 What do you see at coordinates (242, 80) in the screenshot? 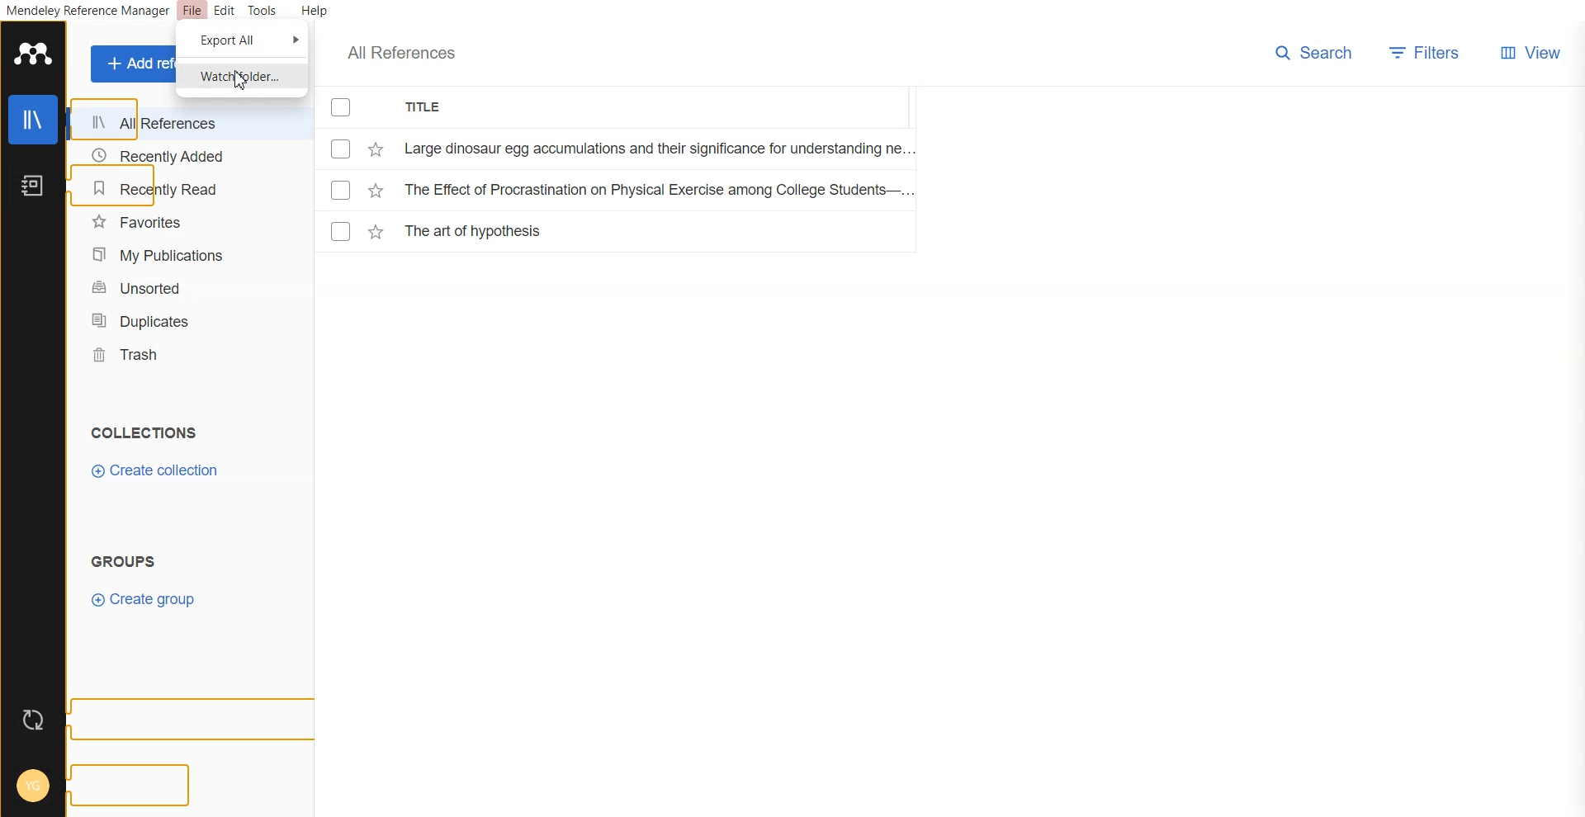
I see `Cursor` at bounding box center [242, 80].